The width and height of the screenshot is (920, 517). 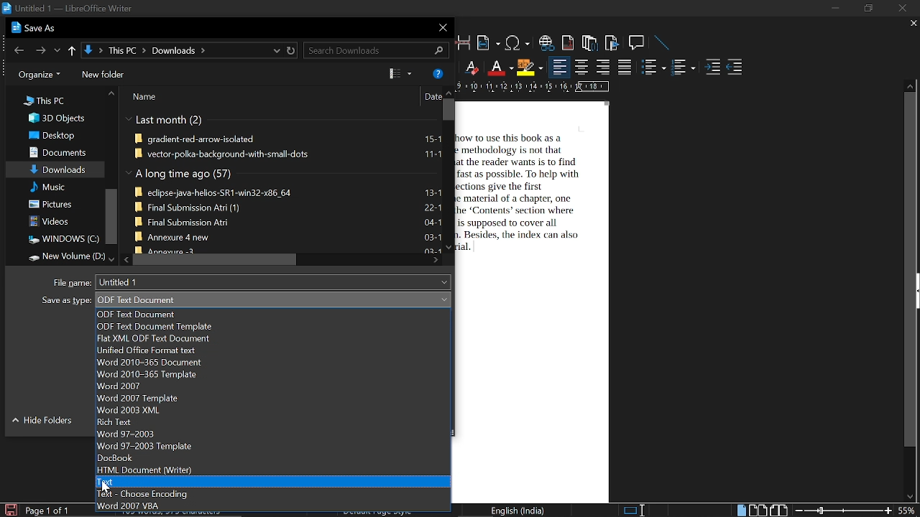 What do you see at coordinates (270, 434) in the screenshot?
I see `word 97-2003 template` at bounding box center [270, 434].